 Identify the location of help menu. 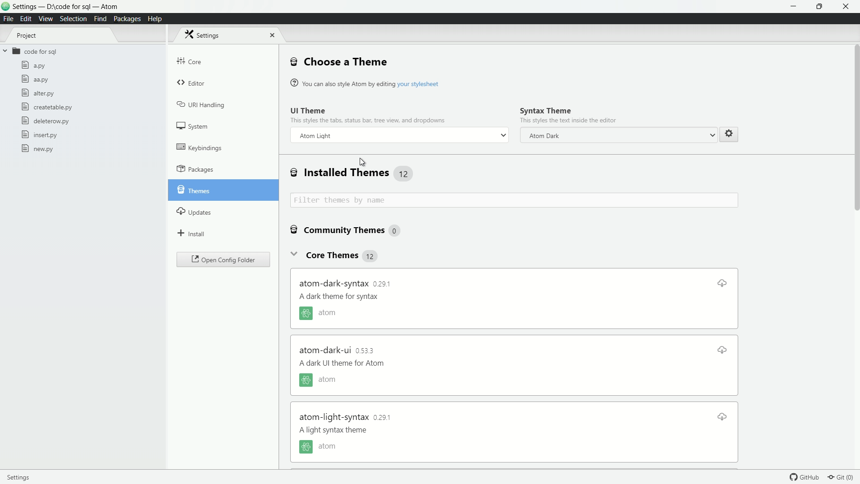
(157, 19).